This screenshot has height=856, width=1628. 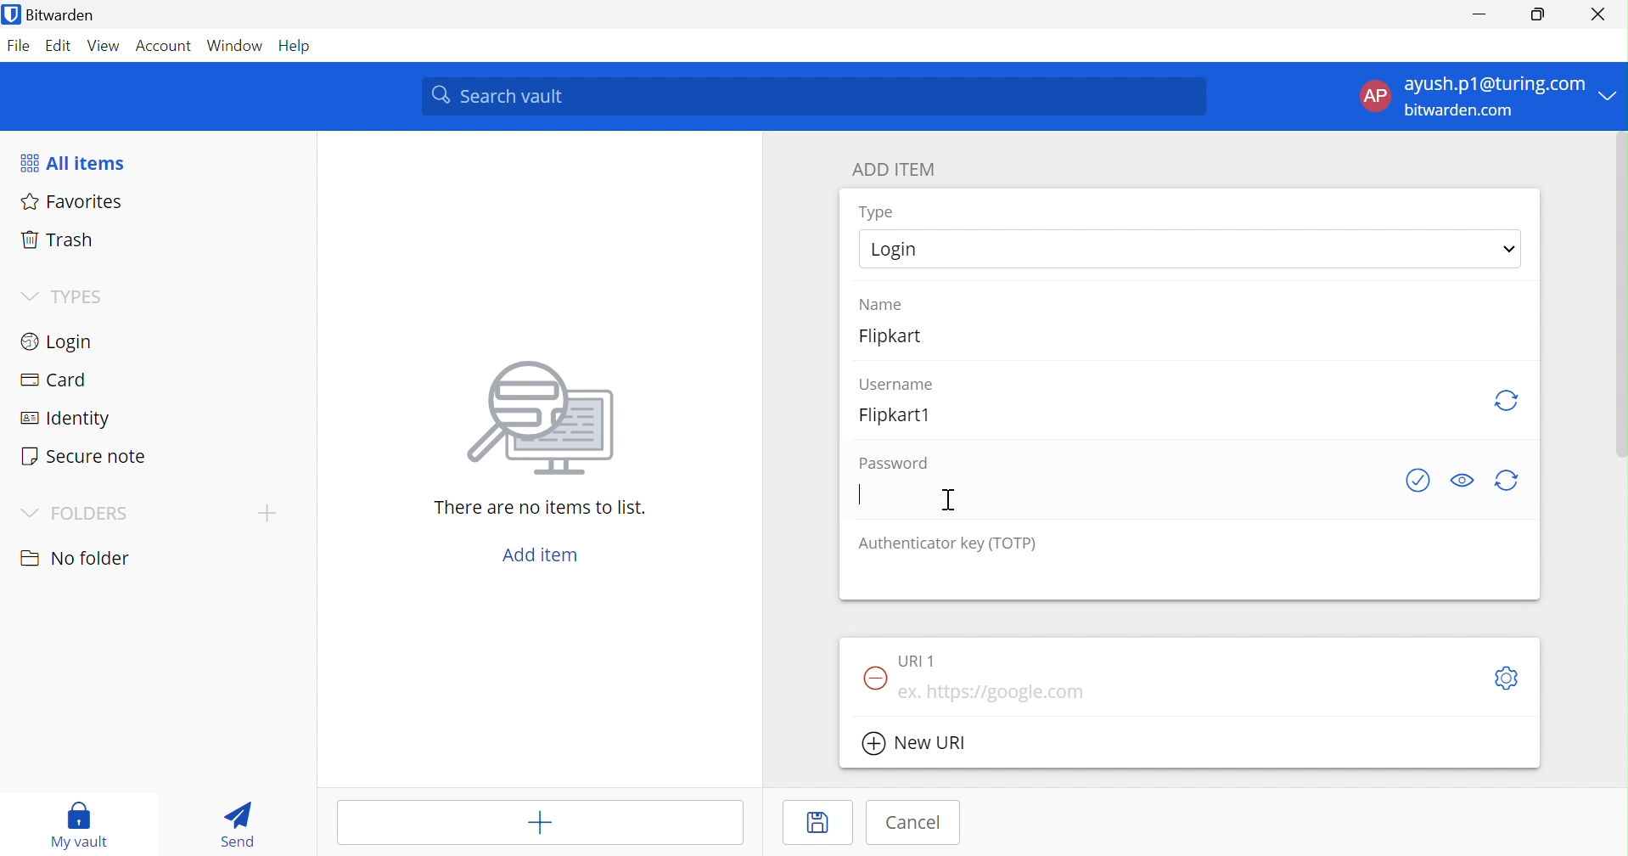 What do you see at coordinates (300, 46) in the screenshot?
I see `Help` at bounding box center [300, 46].